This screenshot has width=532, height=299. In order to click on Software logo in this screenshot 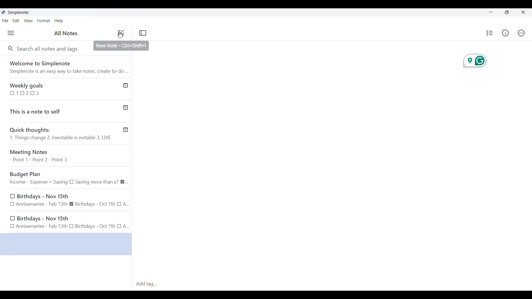, I will do `click(3, 12)`.